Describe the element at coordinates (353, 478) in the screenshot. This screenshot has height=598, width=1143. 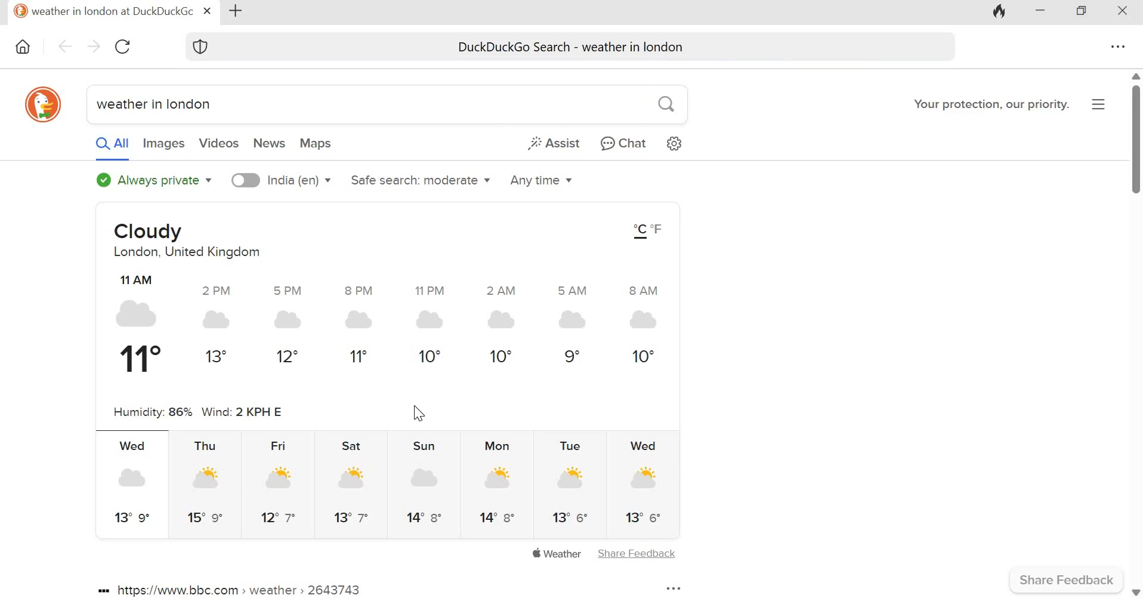
I see `Indicates partly sunny` at that location.